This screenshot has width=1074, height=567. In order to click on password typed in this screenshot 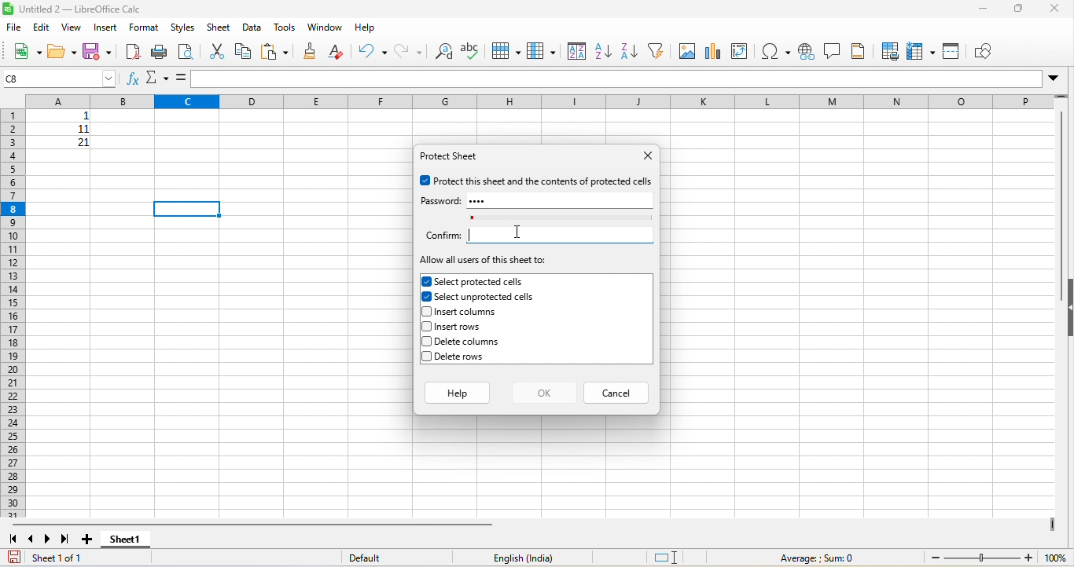, I will do `click(481, 200)`.